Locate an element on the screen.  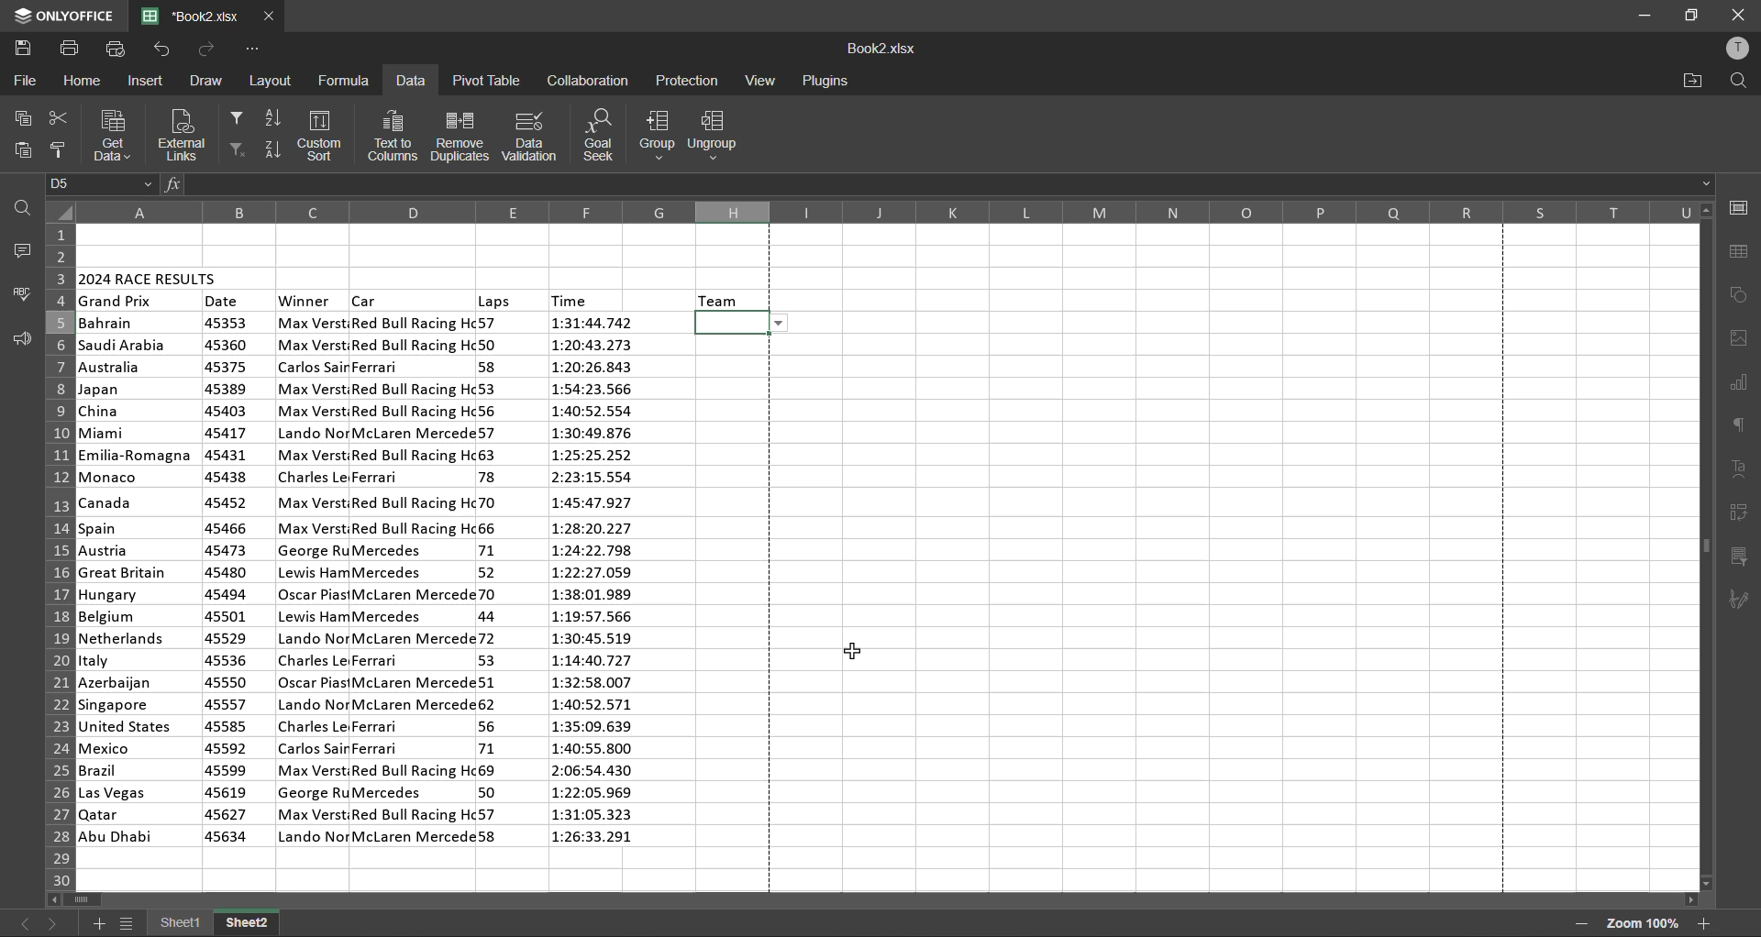
copy style is located at coordinates (61, 150).